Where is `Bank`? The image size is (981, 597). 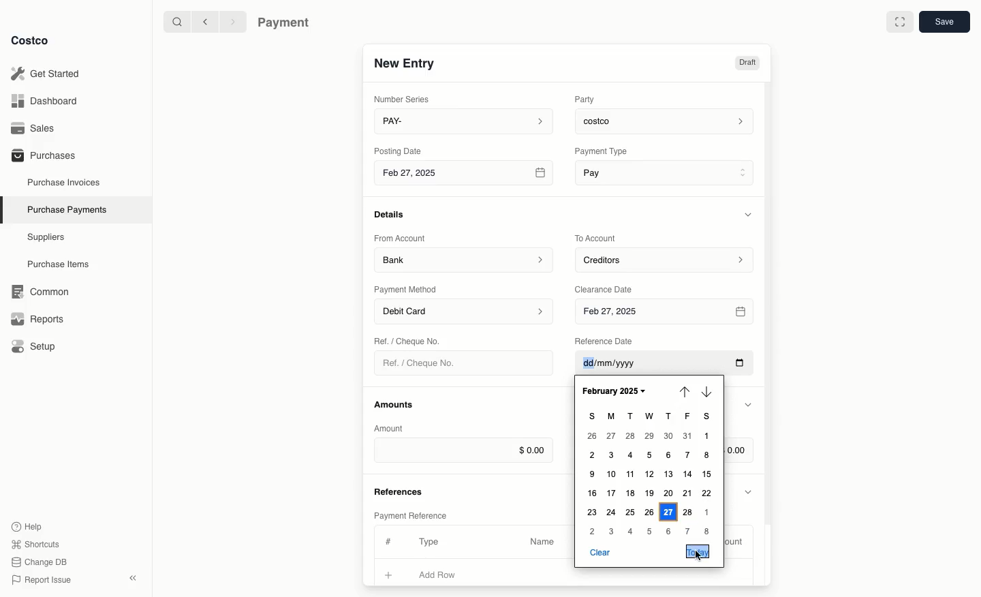
Bank is located at coordinates (464, 259).